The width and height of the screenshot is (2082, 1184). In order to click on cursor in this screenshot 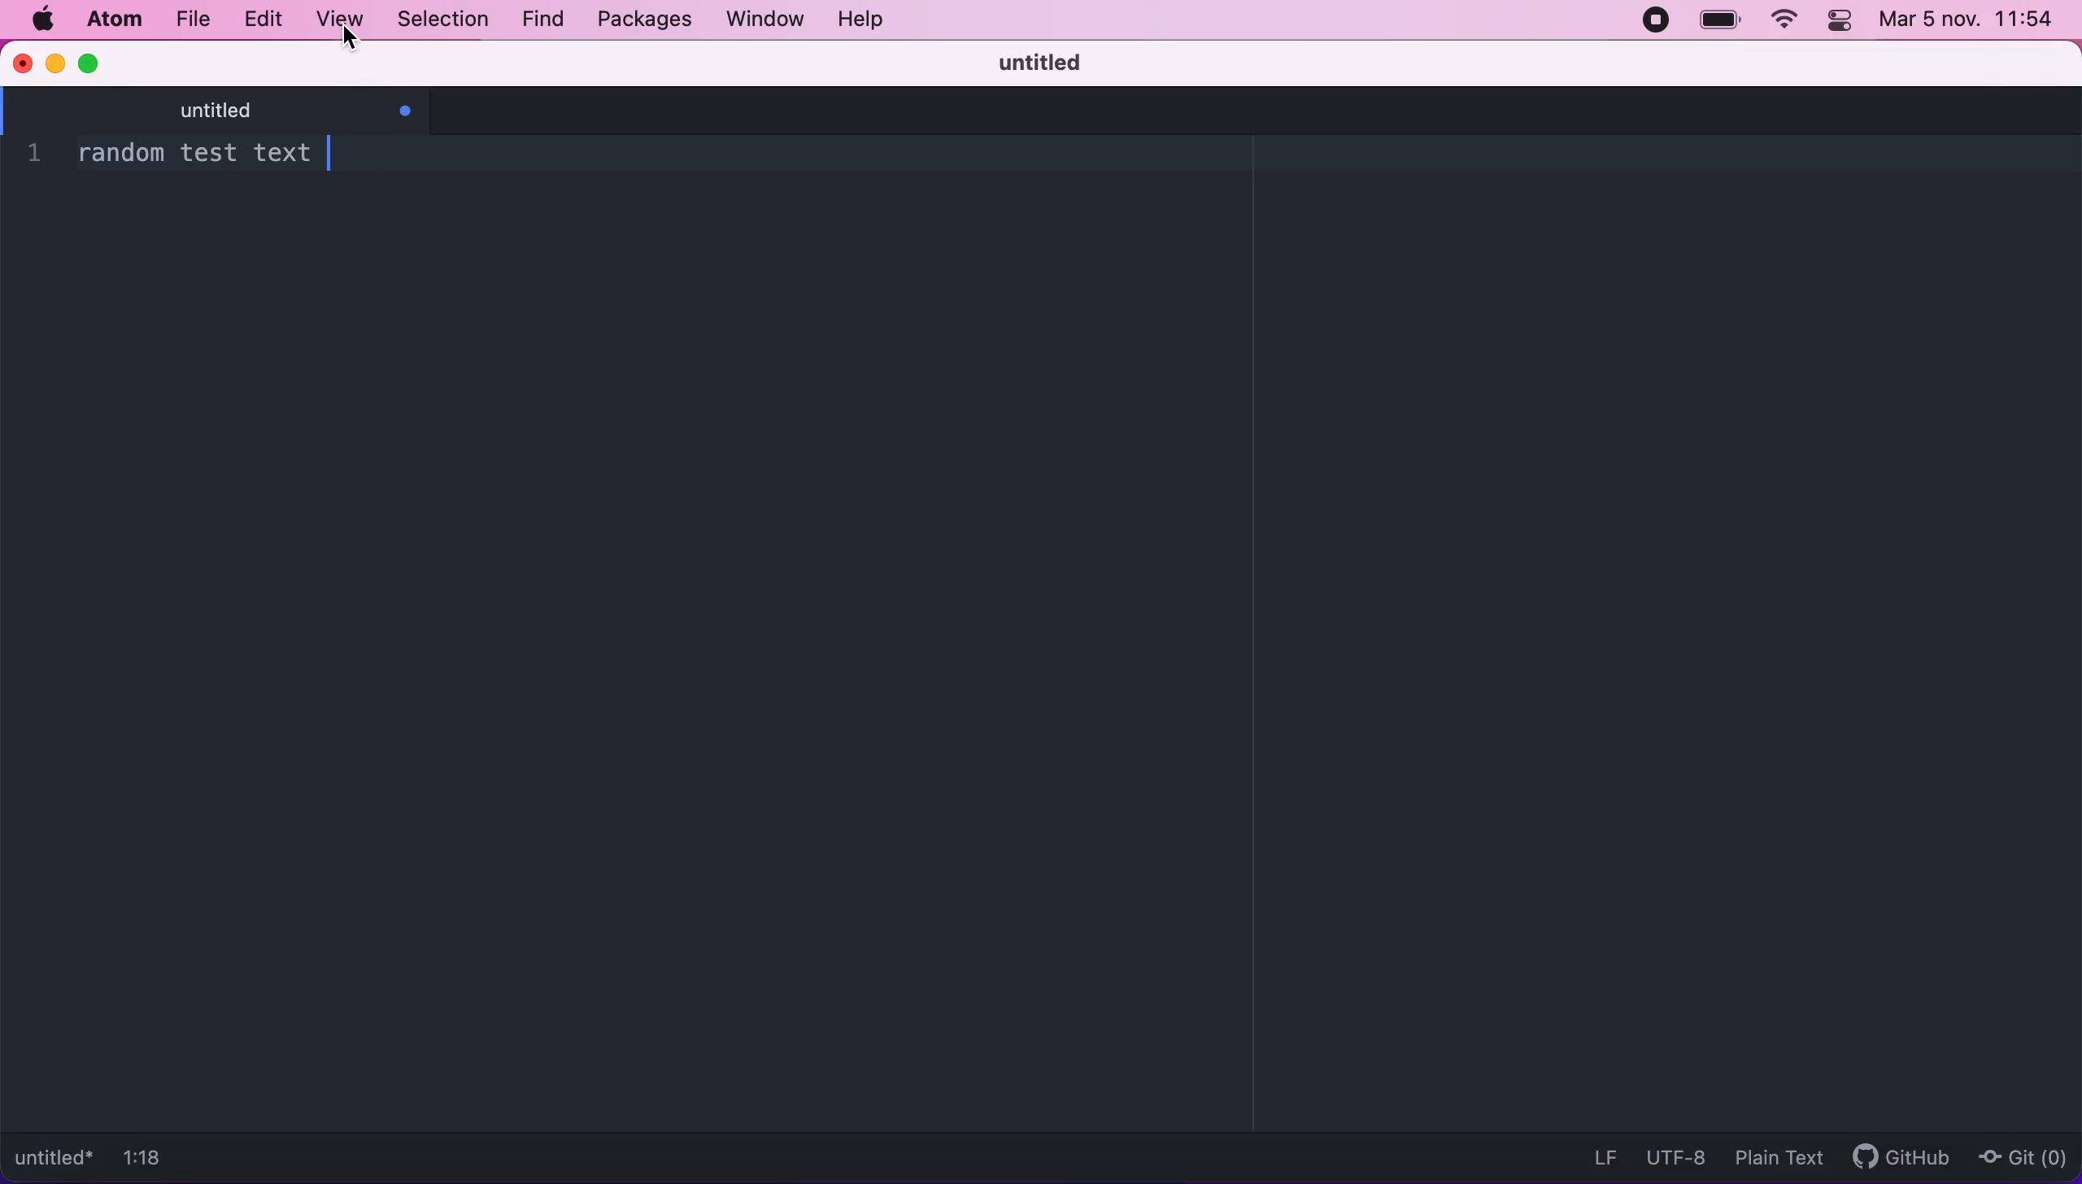, I will do `click(355, 48)`.